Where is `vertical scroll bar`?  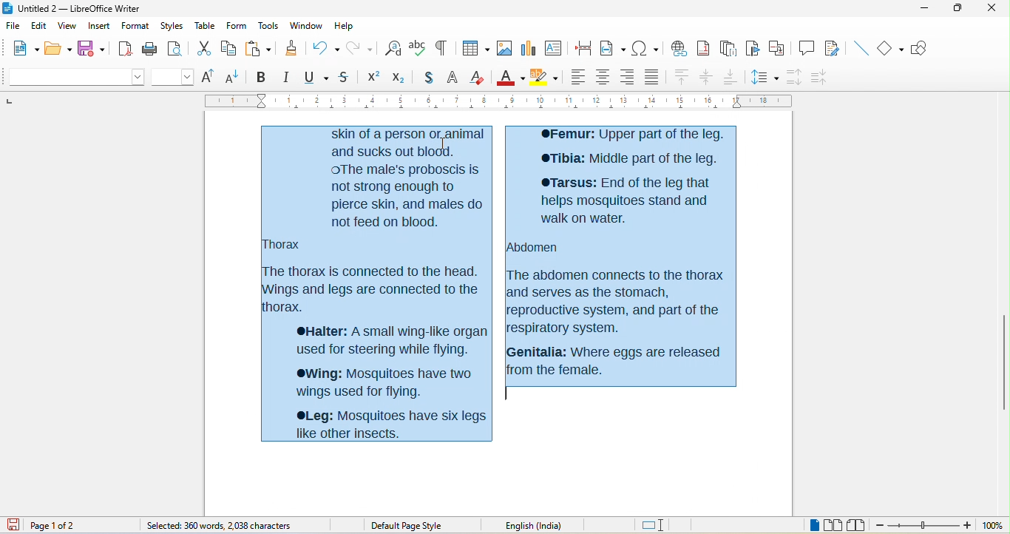 vertical scroll bar is located at coordinates (1003, 361).